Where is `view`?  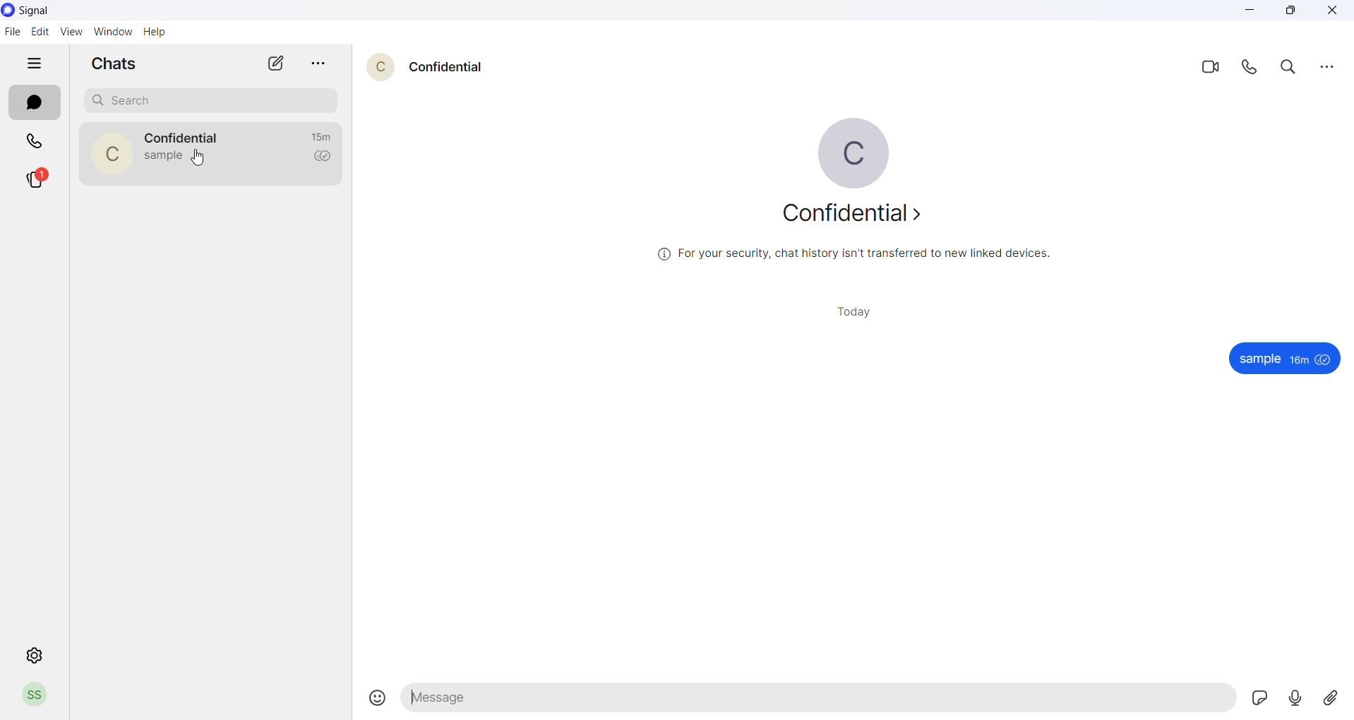
view is located at coordinates (69, 32).